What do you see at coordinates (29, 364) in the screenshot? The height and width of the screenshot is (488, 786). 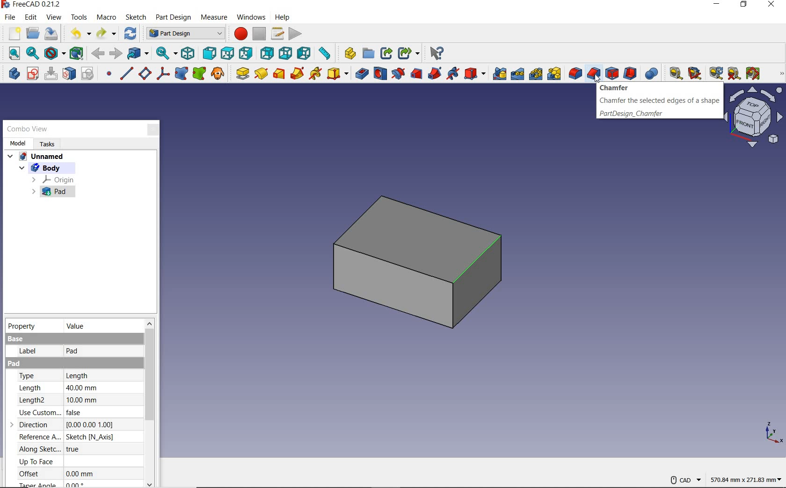 I see `Pad` at bounding box center [29, 364].